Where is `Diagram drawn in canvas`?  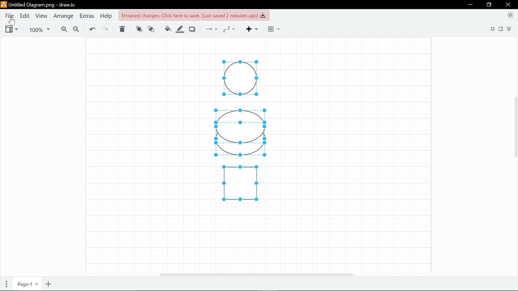 Diagram drawn in canvas is located at coordinates (244, 134).